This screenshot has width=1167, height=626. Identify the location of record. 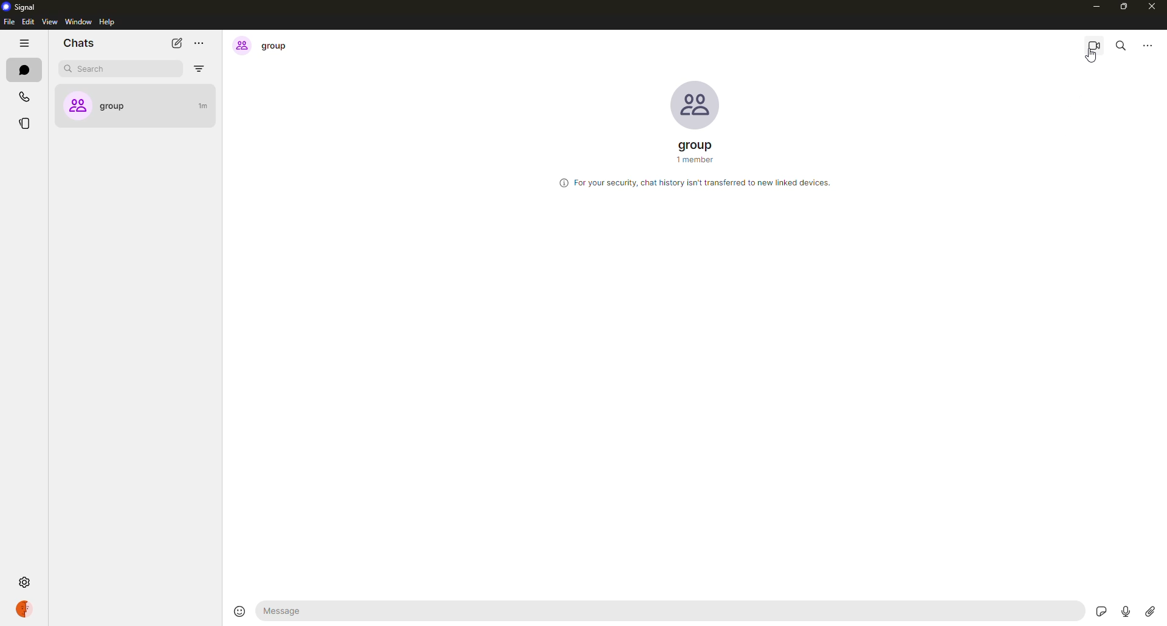
(1126, 610).